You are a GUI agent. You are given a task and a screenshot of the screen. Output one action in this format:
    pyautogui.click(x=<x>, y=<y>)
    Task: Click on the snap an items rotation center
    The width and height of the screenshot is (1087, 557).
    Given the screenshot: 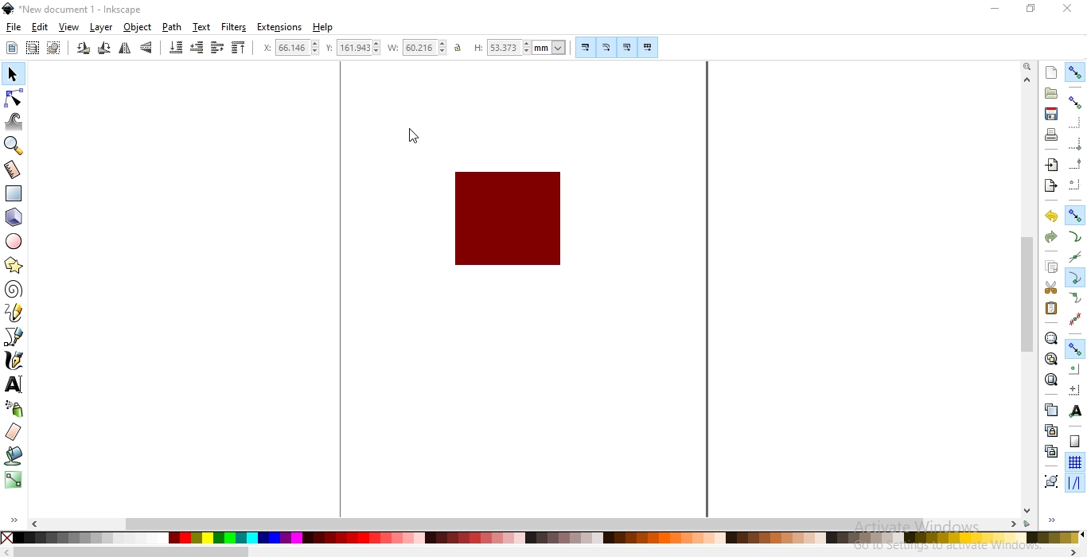 What is the action you would take?
    pyautogui.click(x=1073, y=388)
    